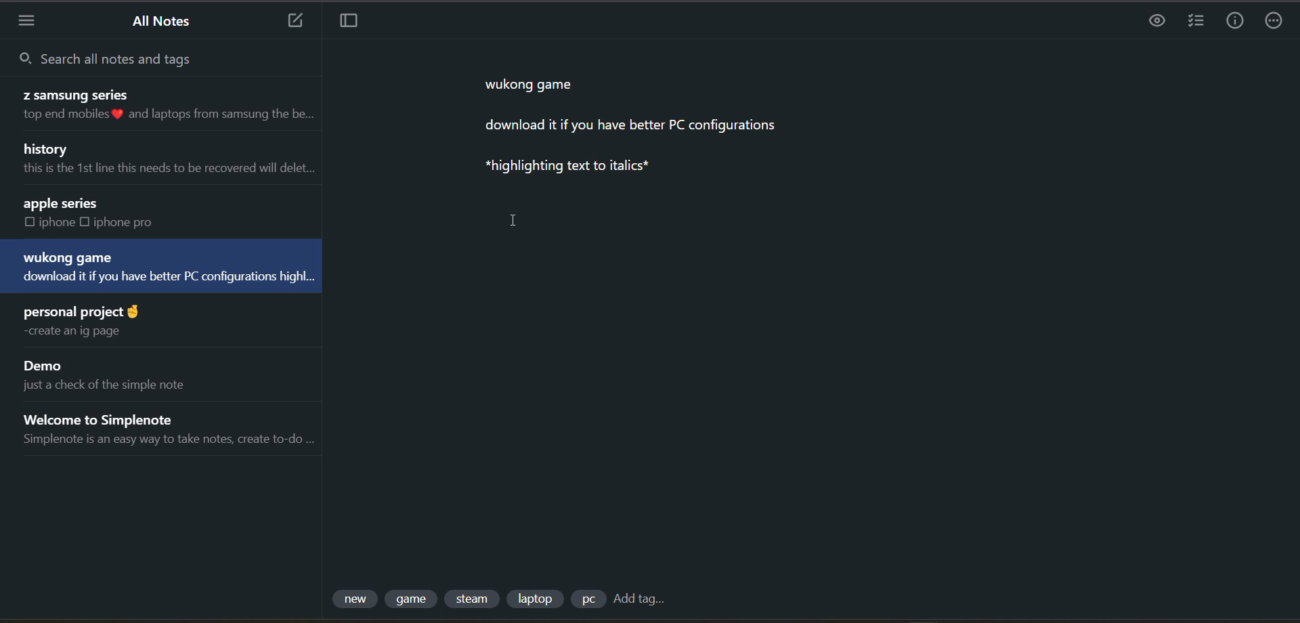 This screenshot has height=623, width=1300. What do you see at coordinates (102, 212) in the screenshot?
I see `note title and preview` at bounding box center [102, 212].